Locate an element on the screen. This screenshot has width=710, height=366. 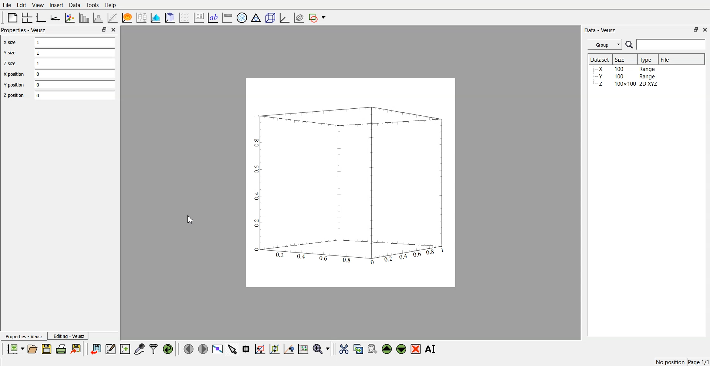
Copy the selected widget is located at coordinates (359, 349).